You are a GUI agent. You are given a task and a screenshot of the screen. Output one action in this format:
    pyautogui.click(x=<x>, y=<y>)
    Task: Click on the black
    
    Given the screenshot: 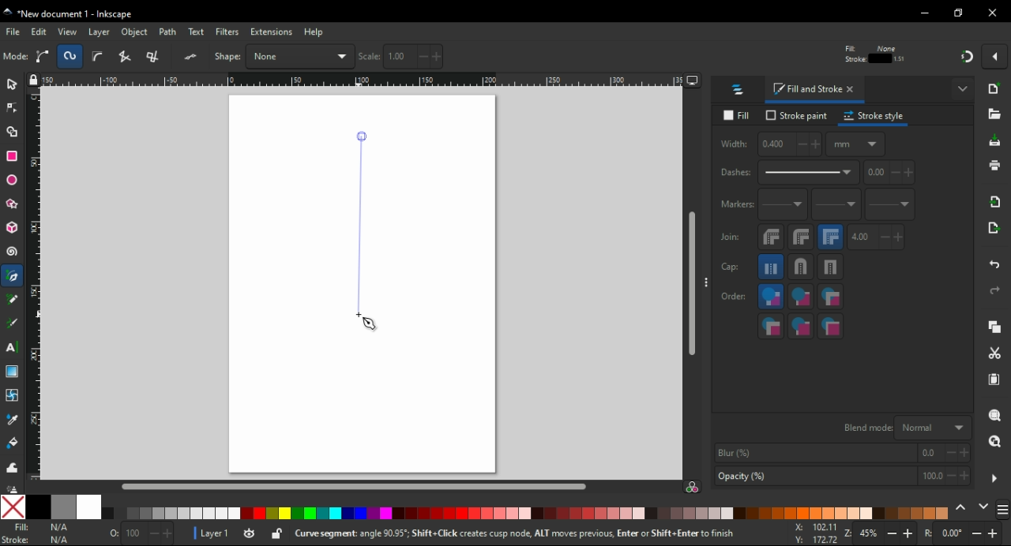 What is the action you would take?
    pyautogui.click(x=37, y=507)
    